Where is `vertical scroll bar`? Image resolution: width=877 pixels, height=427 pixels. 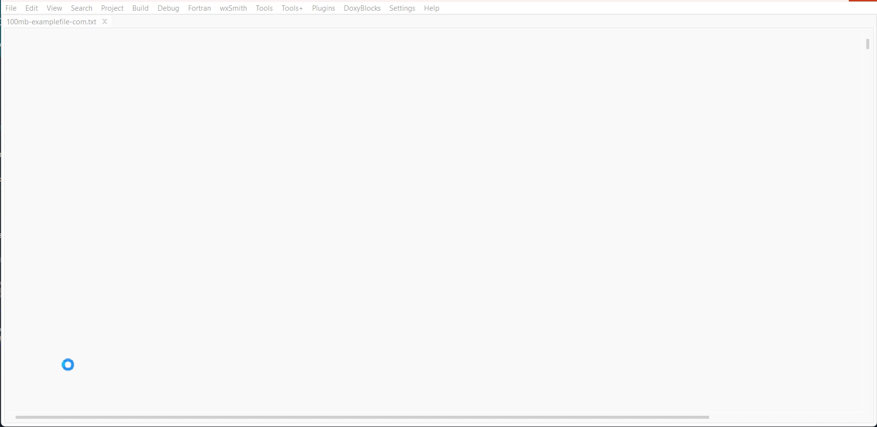
vertical scroll bar is located at coordinates (865, 215).